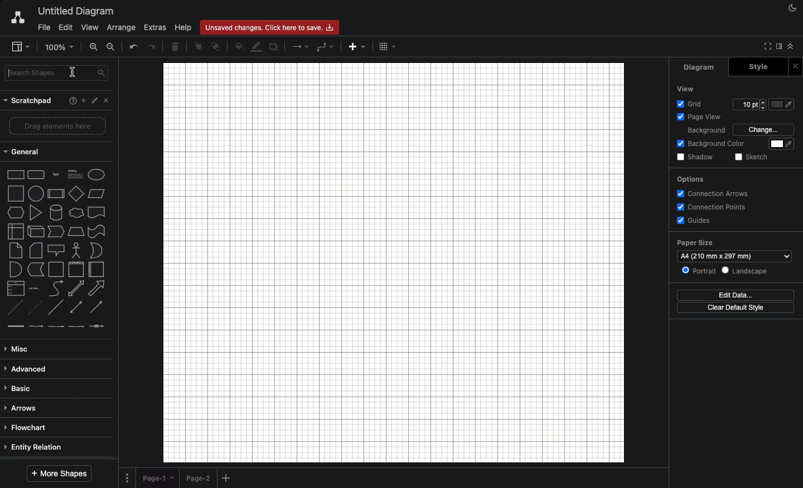 This screenshot has width=803, height=488. What do you see at coordinates (766, 46) in the screenshot?
I see `Fullscreen` at bounding box center [766, 46].